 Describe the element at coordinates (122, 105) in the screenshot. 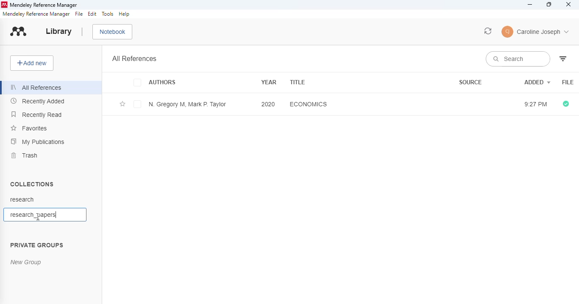

I see `add this reference to favorites` at that location.